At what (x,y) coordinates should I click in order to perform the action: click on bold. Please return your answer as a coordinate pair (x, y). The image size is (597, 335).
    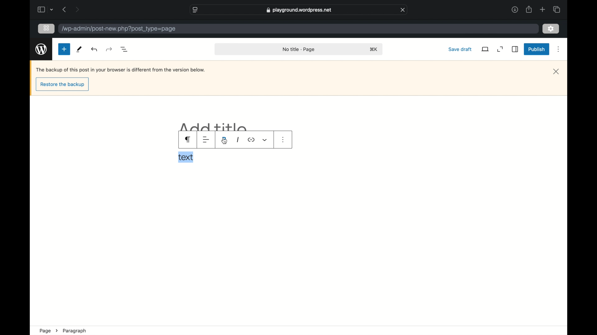
    Looking at the image, I should click on (224, 139).